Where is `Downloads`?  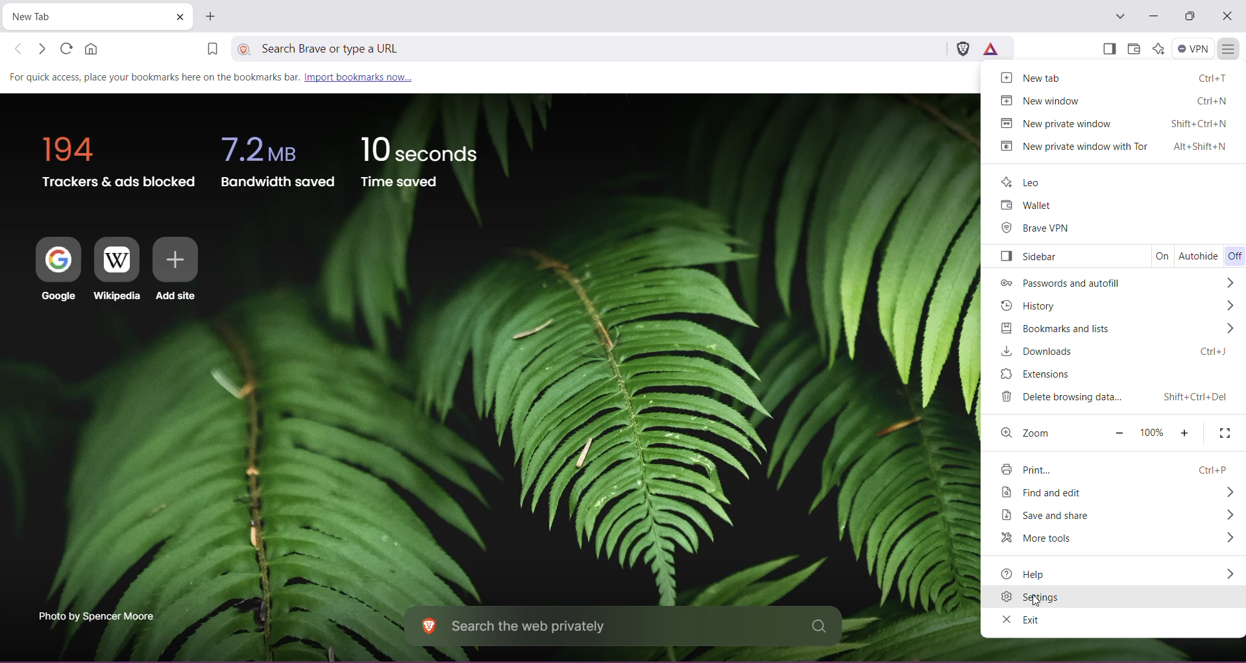 Downloads is located at coordinates (1110, 352).